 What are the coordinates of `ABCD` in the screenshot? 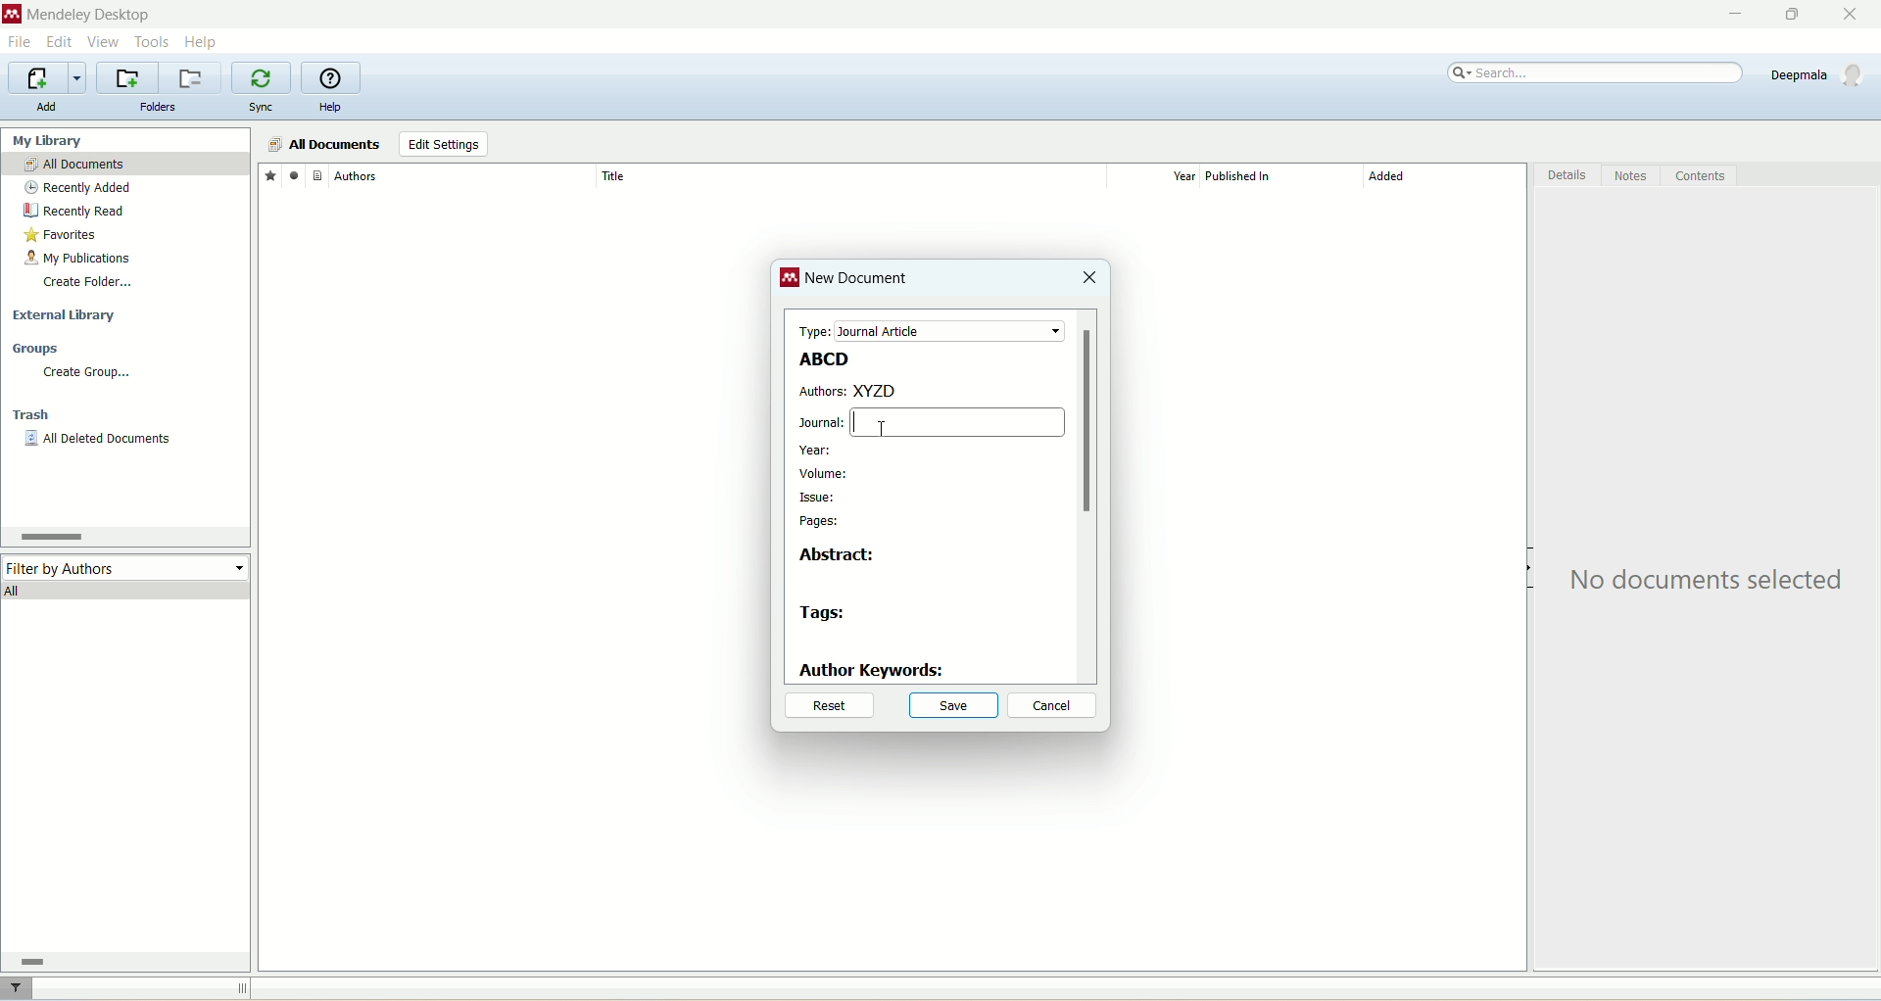 It's located at (820, 358).